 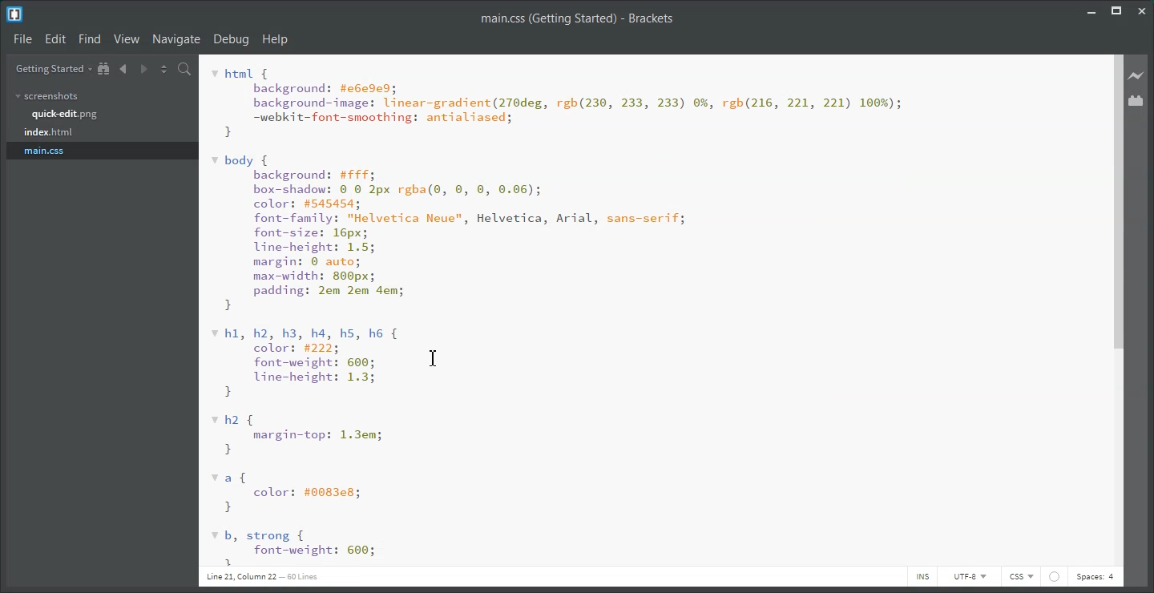 I want to click on Help, so click(x=275, y=39).